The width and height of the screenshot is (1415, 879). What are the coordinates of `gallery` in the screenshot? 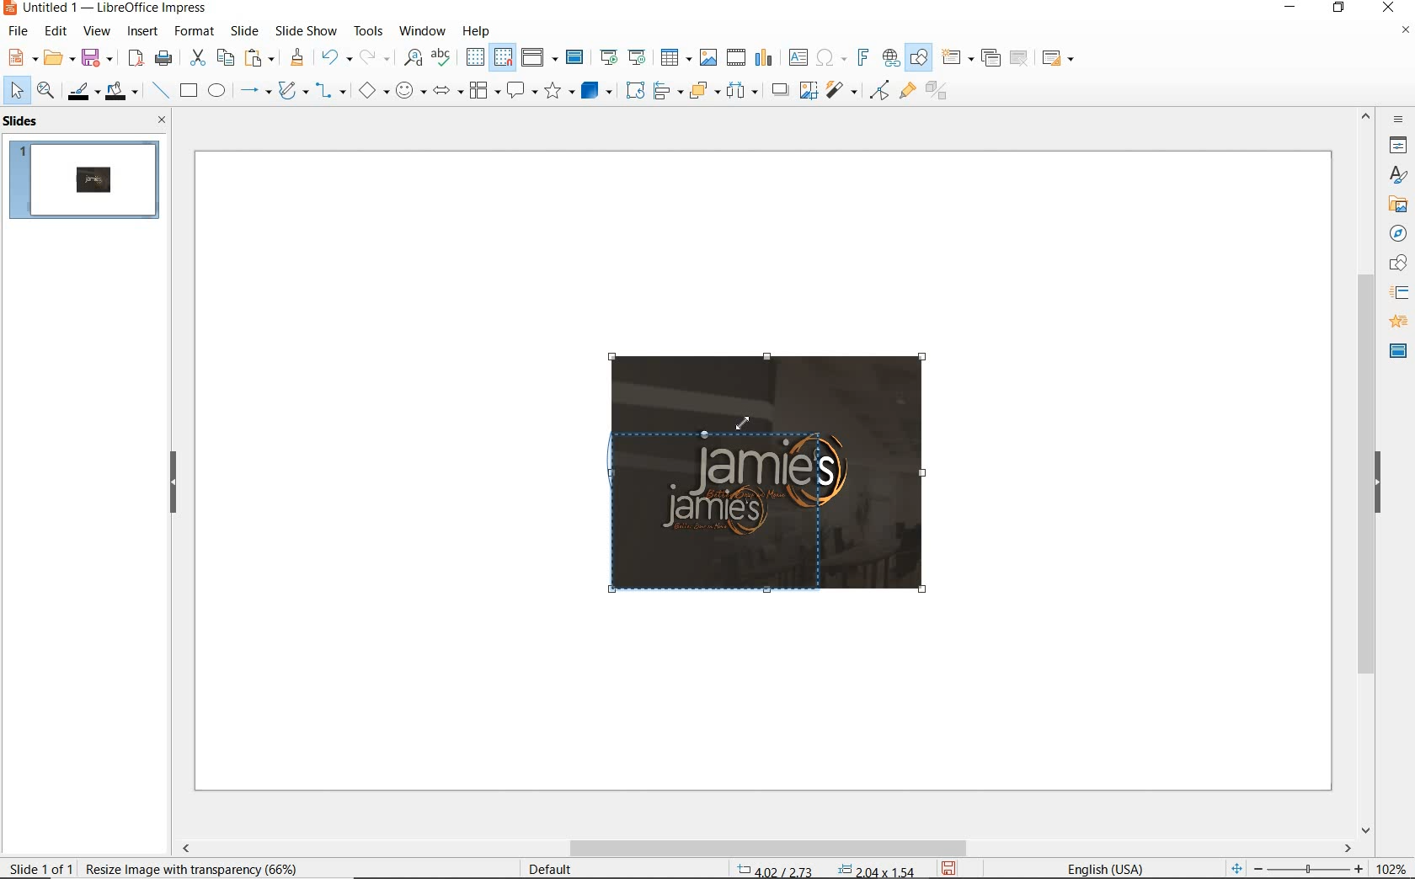 It's located at (1395, 204).